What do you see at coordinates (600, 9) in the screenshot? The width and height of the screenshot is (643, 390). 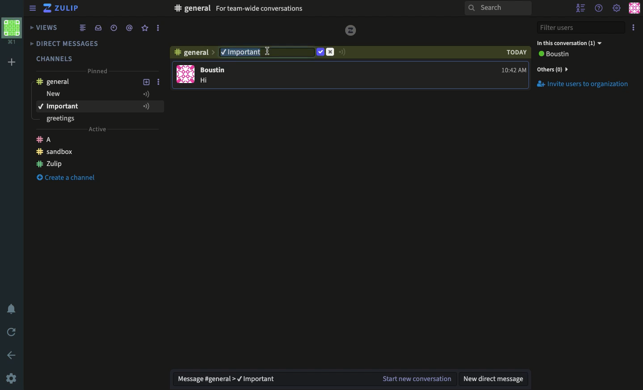 I see `Help` at bounding box center [600, 9].